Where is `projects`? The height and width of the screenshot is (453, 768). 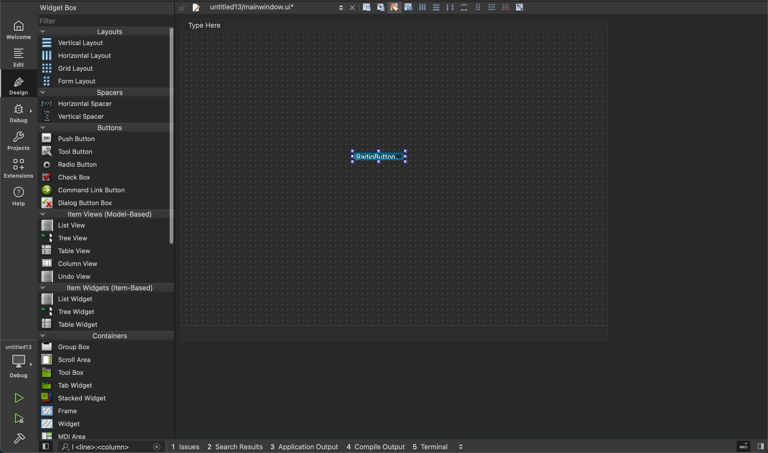 projects is located at coordinates (18, 142).